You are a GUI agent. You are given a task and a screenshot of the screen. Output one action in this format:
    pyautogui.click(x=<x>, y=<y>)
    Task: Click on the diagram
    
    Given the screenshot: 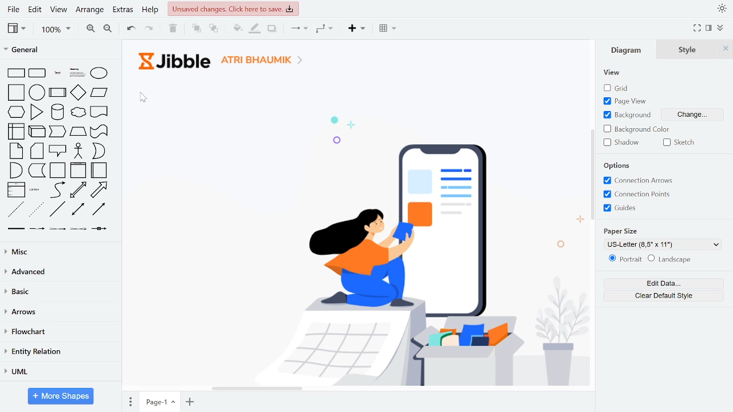 What is the action you would take?
    pyautogui.click(x=631, y=50)
    